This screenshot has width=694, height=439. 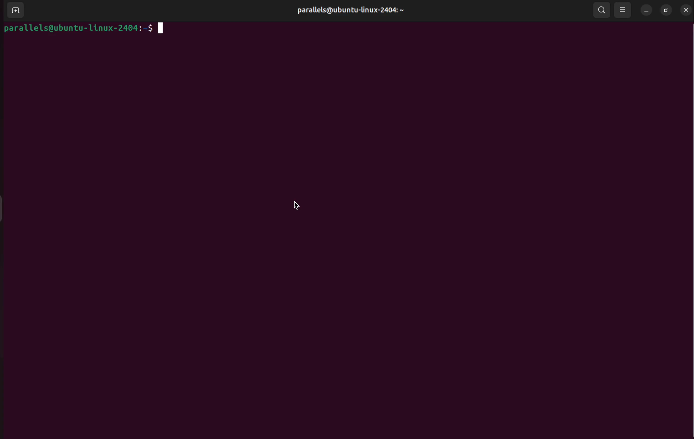 I want to click on parallels@ubuntu, so click(x=347, y=12).